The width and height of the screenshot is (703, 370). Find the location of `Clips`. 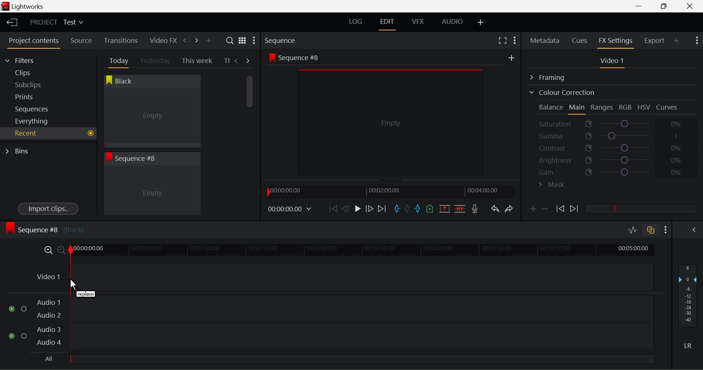

Clips is located at coordinates (36, 73).